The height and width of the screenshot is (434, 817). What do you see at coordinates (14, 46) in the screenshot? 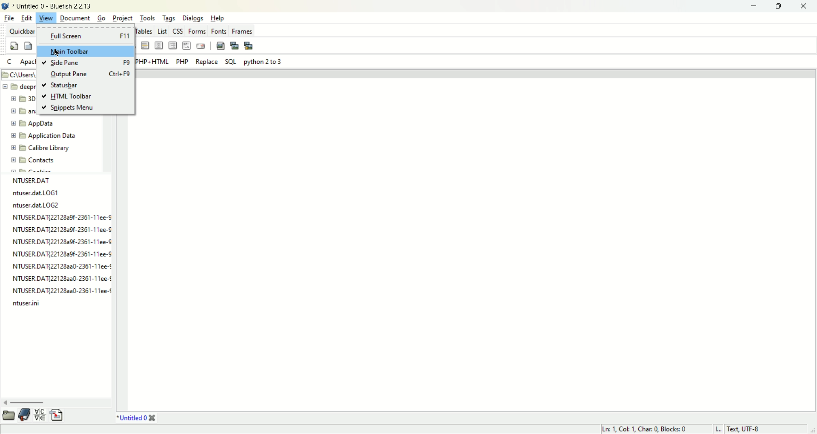
I see `quickstart` at bounding box center [14, 46].